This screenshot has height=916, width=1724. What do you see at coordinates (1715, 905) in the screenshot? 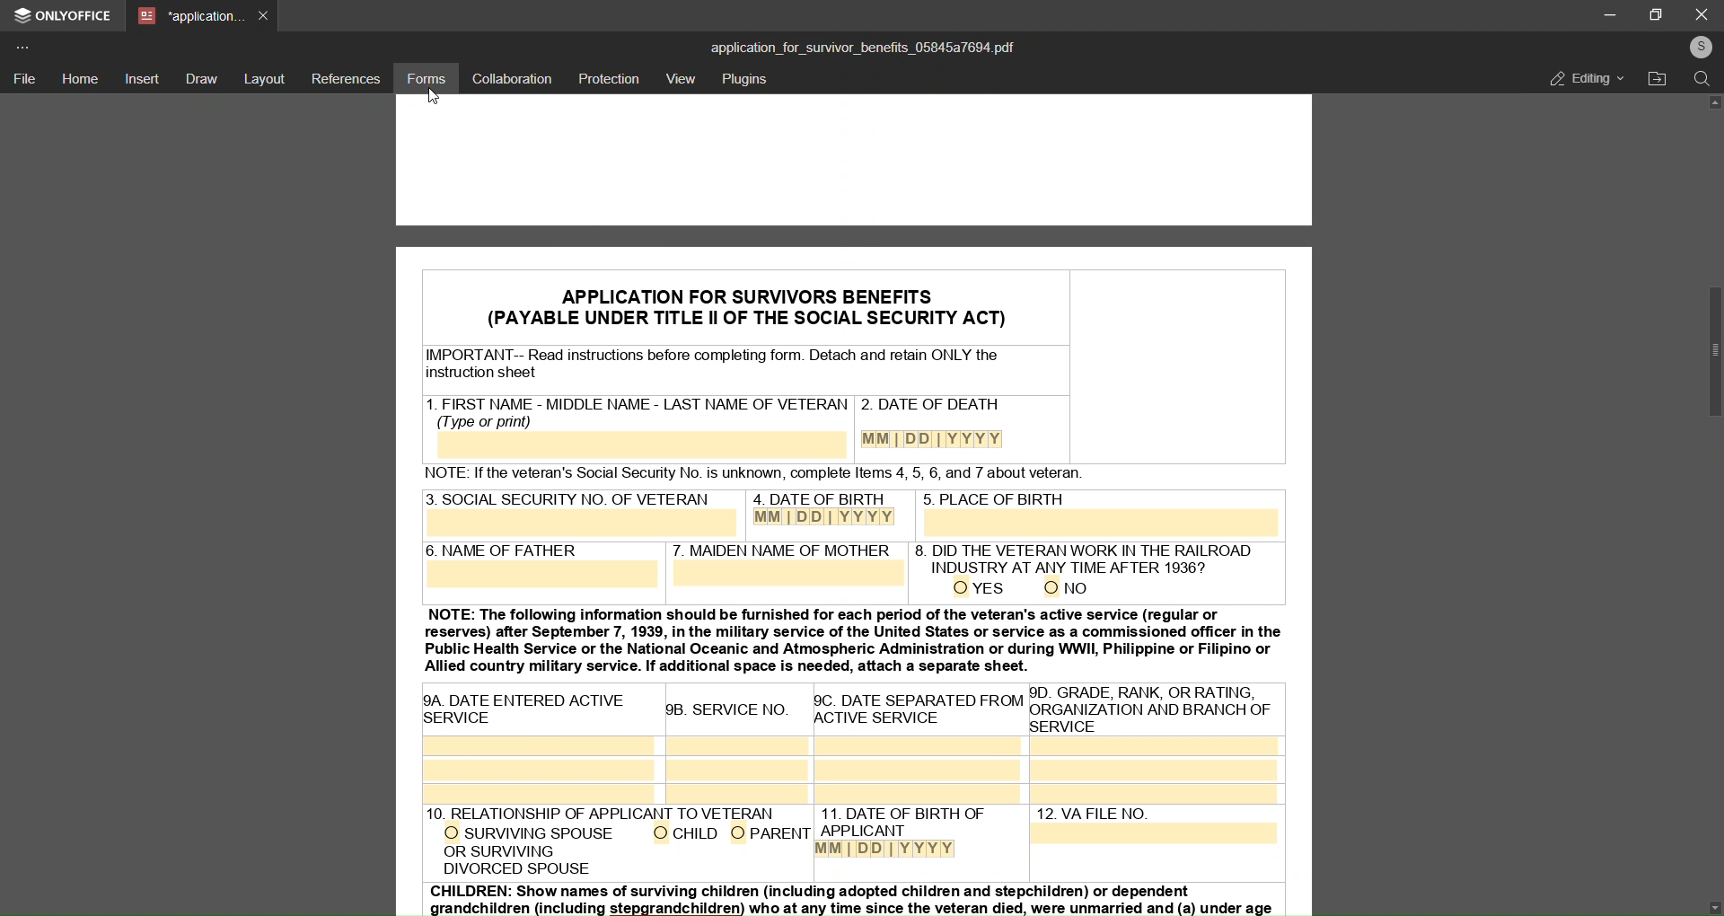
I see `down` at bounding box center [1715, 905].